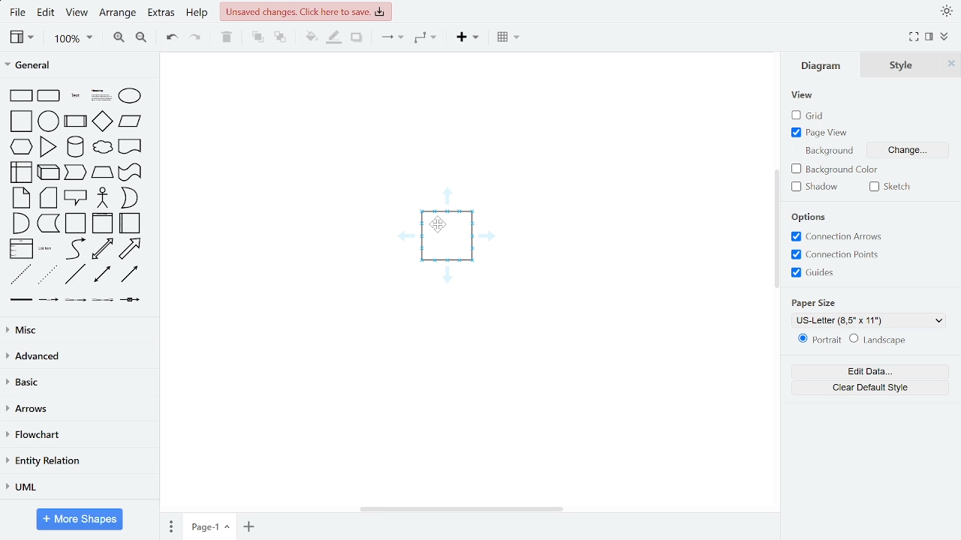 The height and width of the screenshot is (540, 961). I want to click on zoom out, so click(141, 38).